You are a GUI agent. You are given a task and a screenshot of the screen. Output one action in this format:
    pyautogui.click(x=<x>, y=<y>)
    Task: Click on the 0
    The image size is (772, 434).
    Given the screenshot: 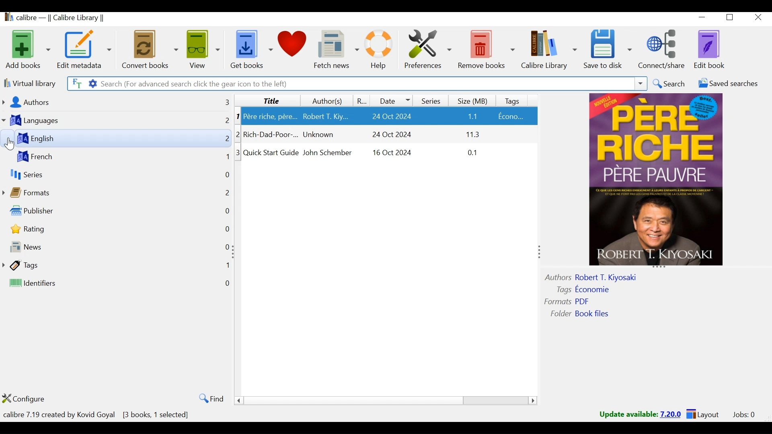 What is the action you would take?
    pyautogui.click(x=226, y=176)
    